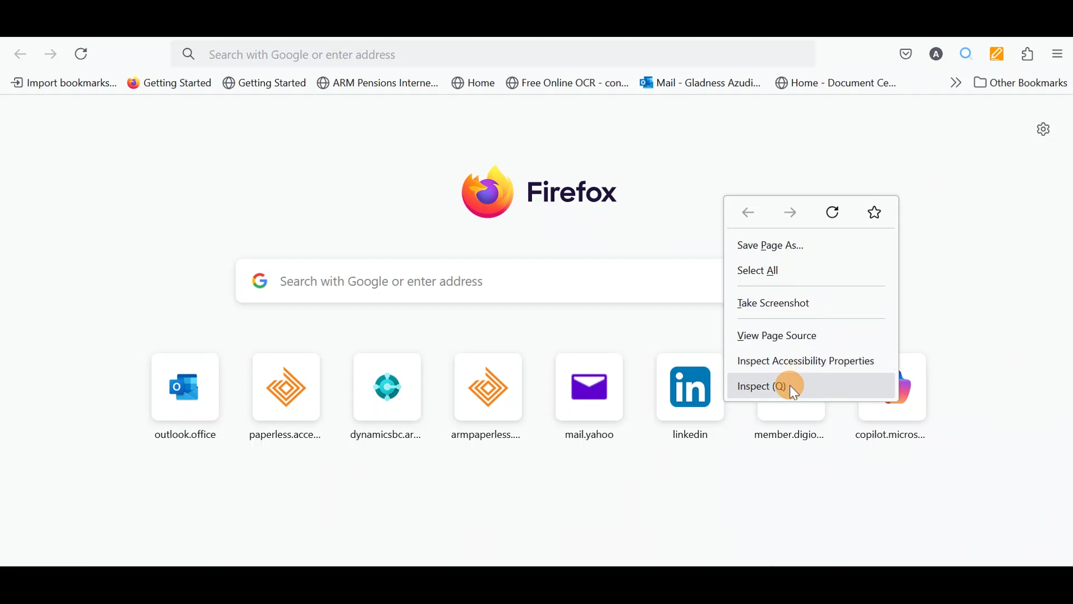 Image resolution: width=1073 pixels, height=604 pixels. What do you see at coordinates (996, 51) in the screenshot?
I see `Multi keywords highlighter` at bounding box center [996, 51].